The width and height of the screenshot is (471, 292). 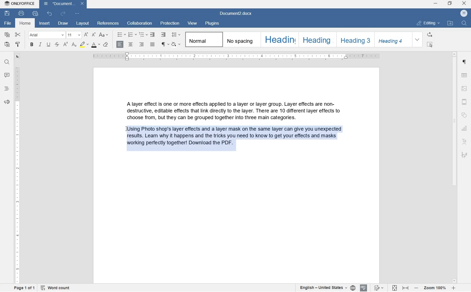 I want to click on TRACK CHANGES, so click(x=379, y=288).